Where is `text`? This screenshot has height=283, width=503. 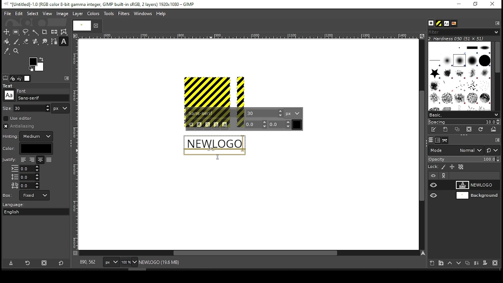 text is located at coordinates (214, 145).